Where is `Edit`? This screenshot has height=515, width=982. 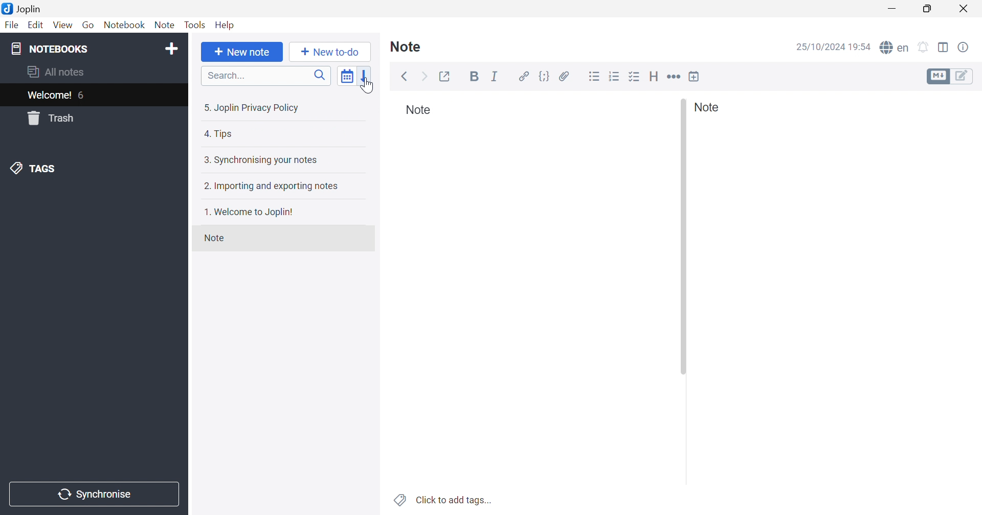 Edit is located at coordinates (36, 26).